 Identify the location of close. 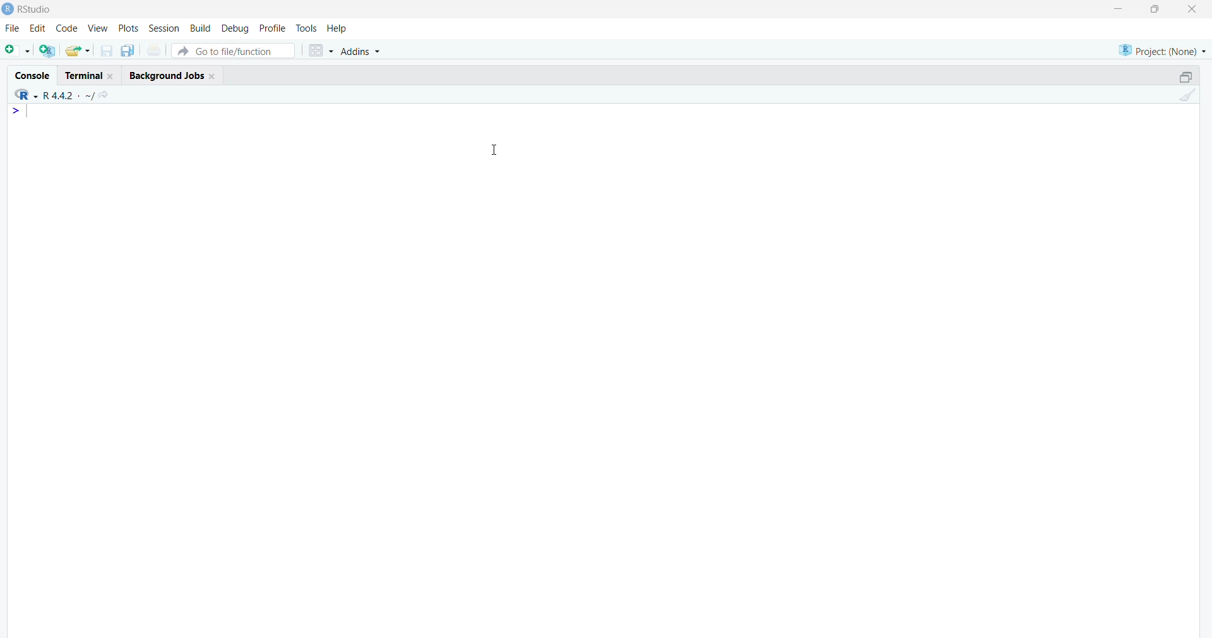
(1195, 8).